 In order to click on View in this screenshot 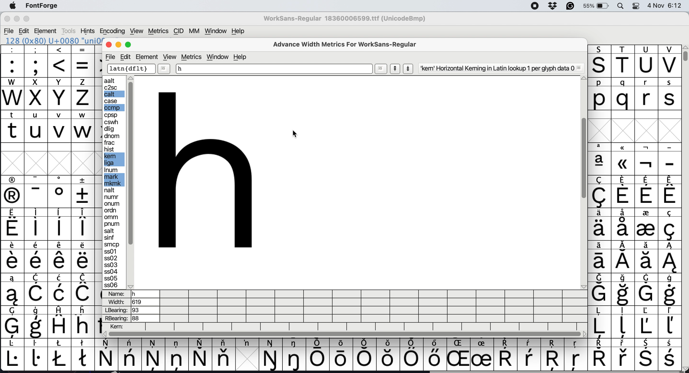, I will do `click(136, 31)`.